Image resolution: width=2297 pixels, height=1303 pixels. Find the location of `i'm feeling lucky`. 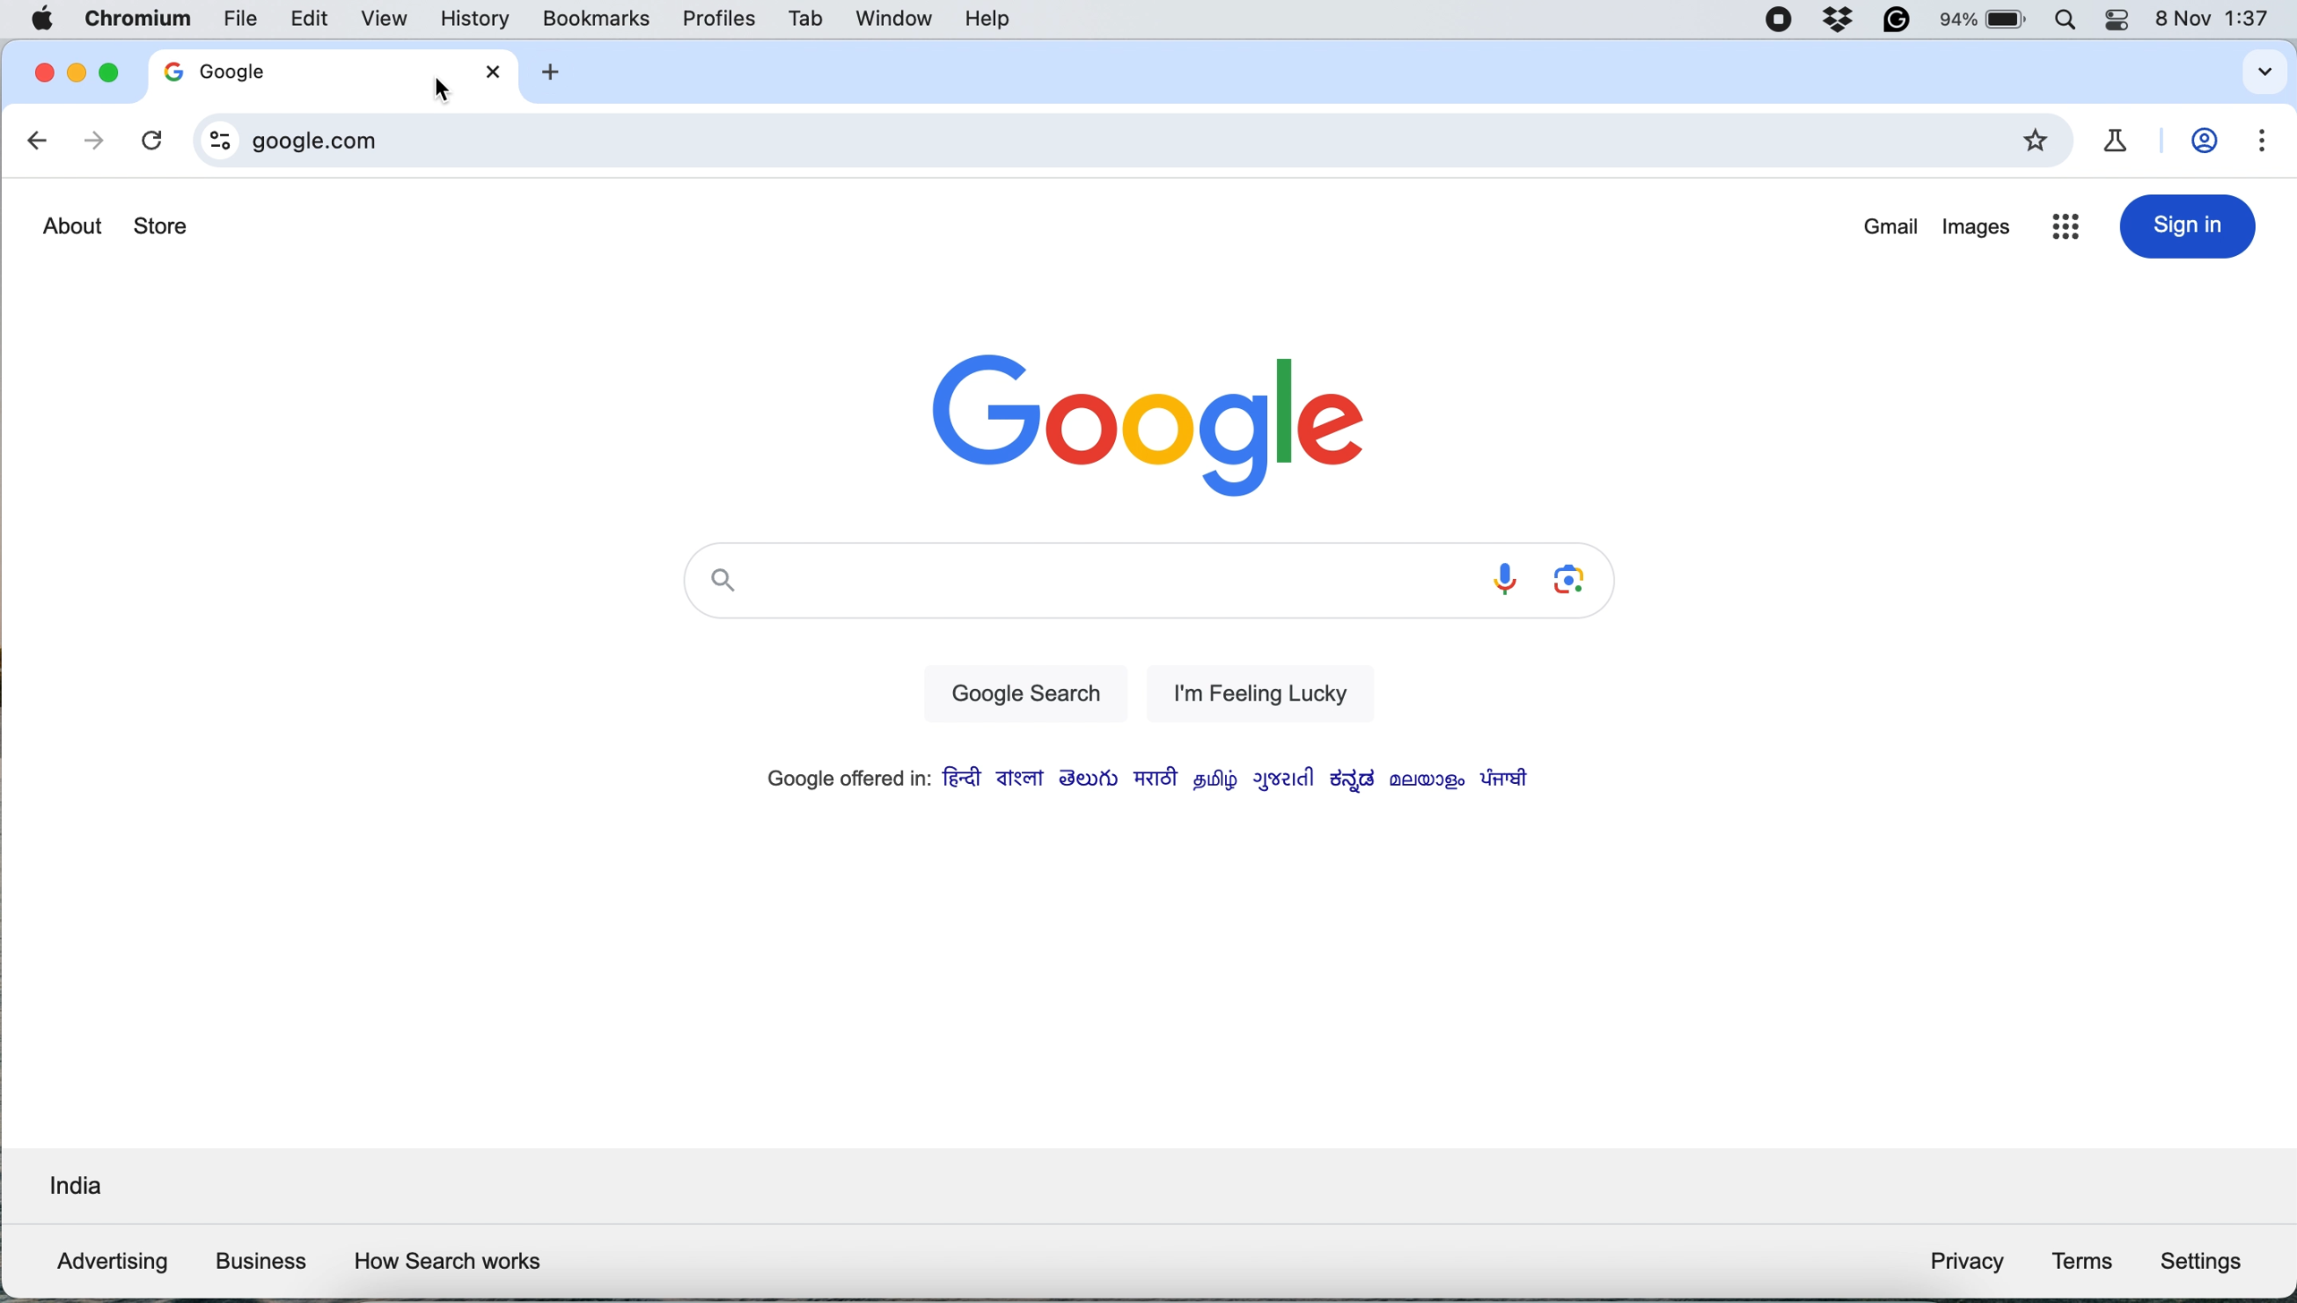

i'm feeling lucky is located at coordinates (1251, 692).